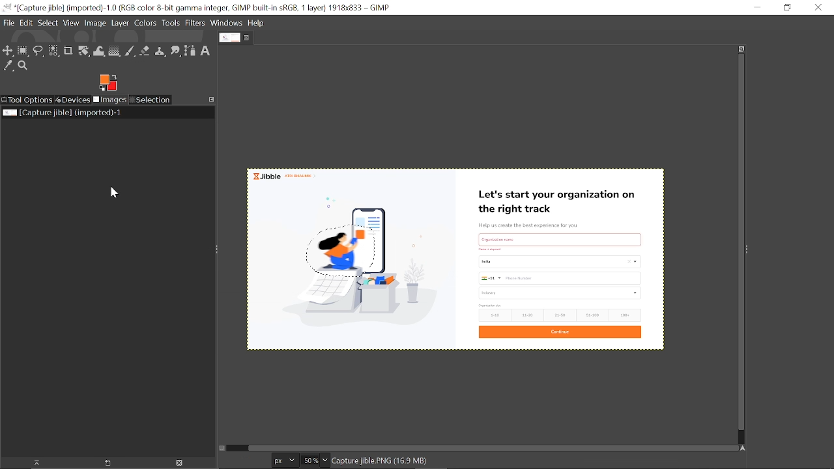 The height and width of the screenshot is (469, 834). I want to click on Zoom options, so click(325, 460).